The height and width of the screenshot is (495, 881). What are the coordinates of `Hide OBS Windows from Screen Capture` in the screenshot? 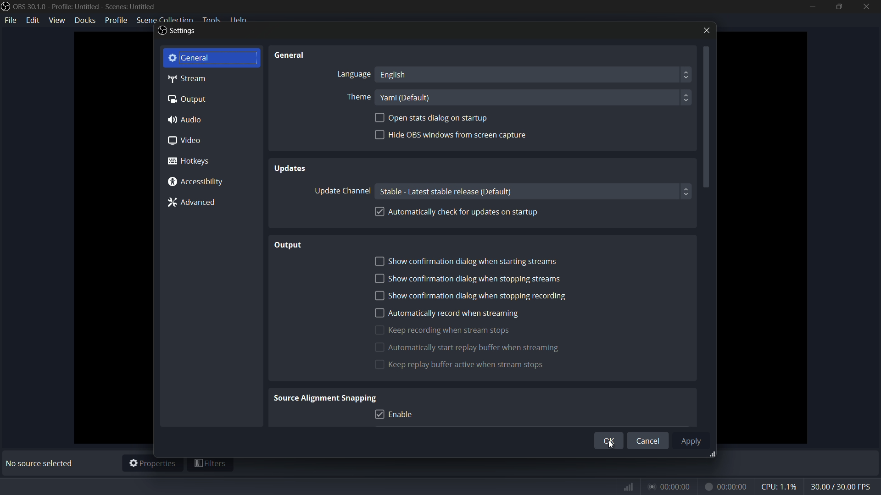 It's located at (453, 138).